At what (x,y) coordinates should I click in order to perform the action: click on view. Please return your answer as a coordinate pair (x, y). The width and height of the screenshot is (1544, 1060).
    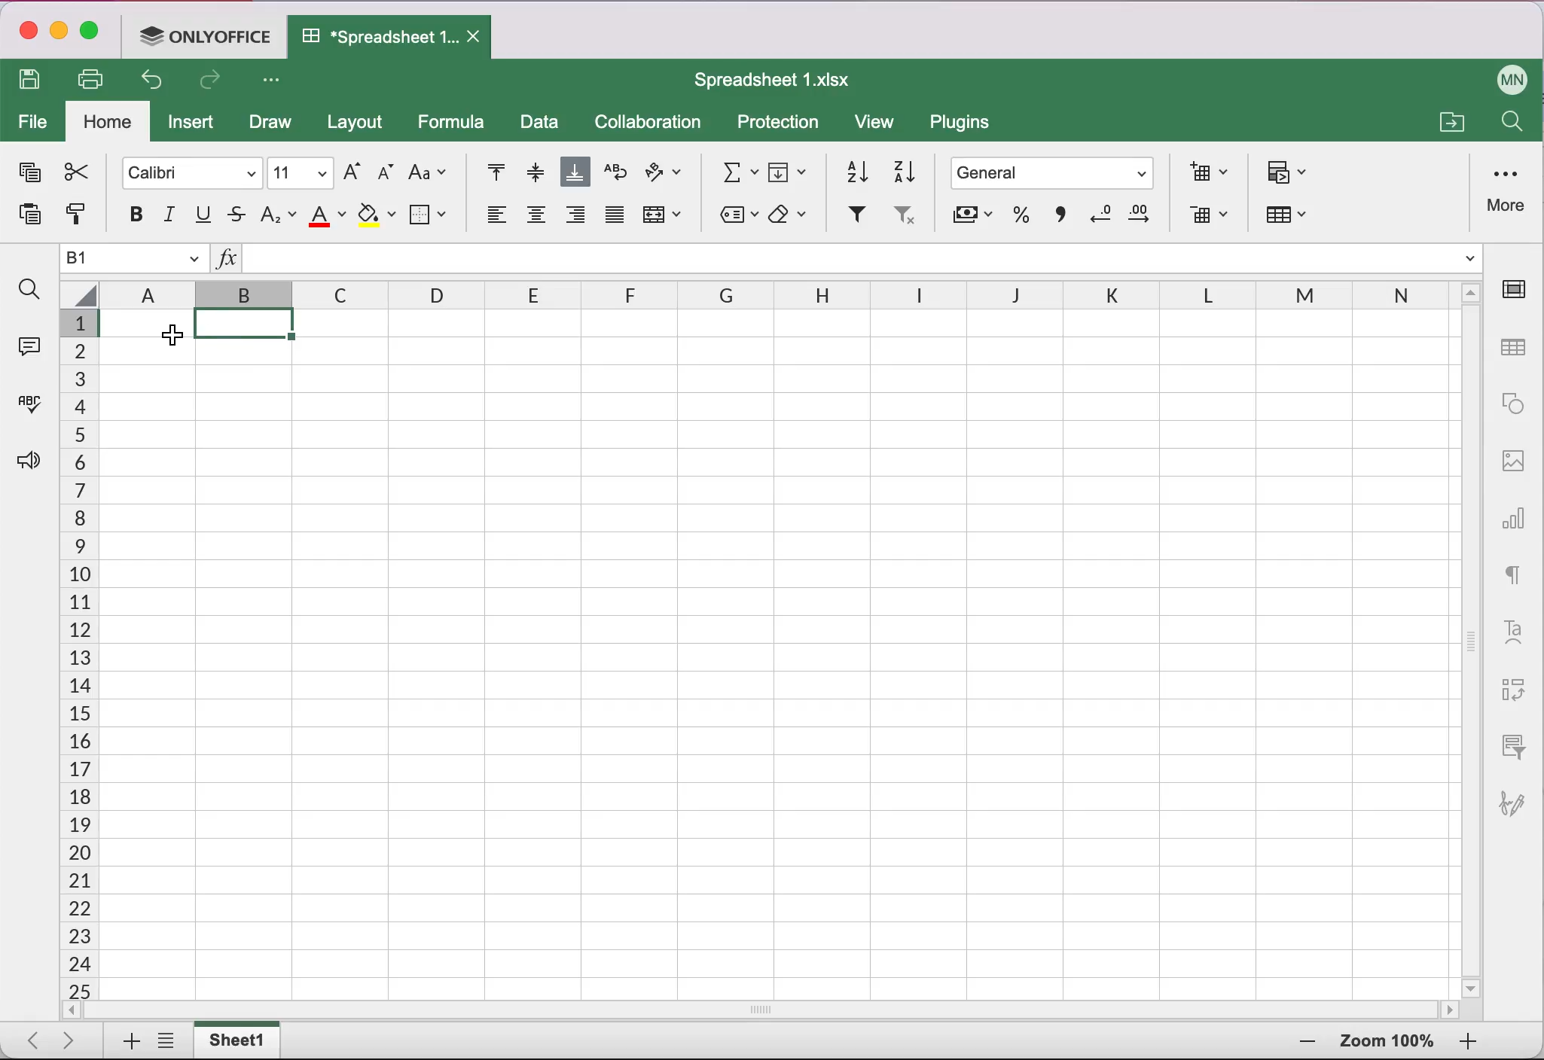
    Looking at the image, I should click on (881, 125).